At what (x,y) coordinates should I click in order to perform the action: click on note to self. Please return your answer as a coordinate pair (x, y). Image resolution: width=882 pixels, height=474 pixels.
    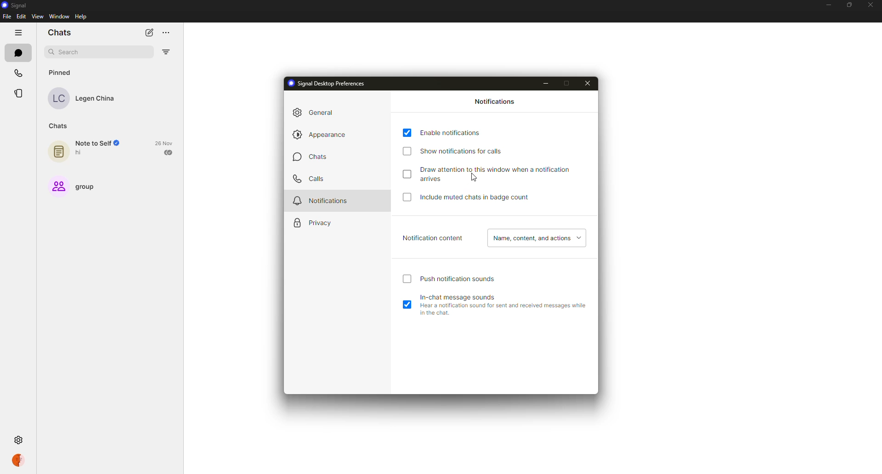
    Looking at the image, I should click on (89, 149).